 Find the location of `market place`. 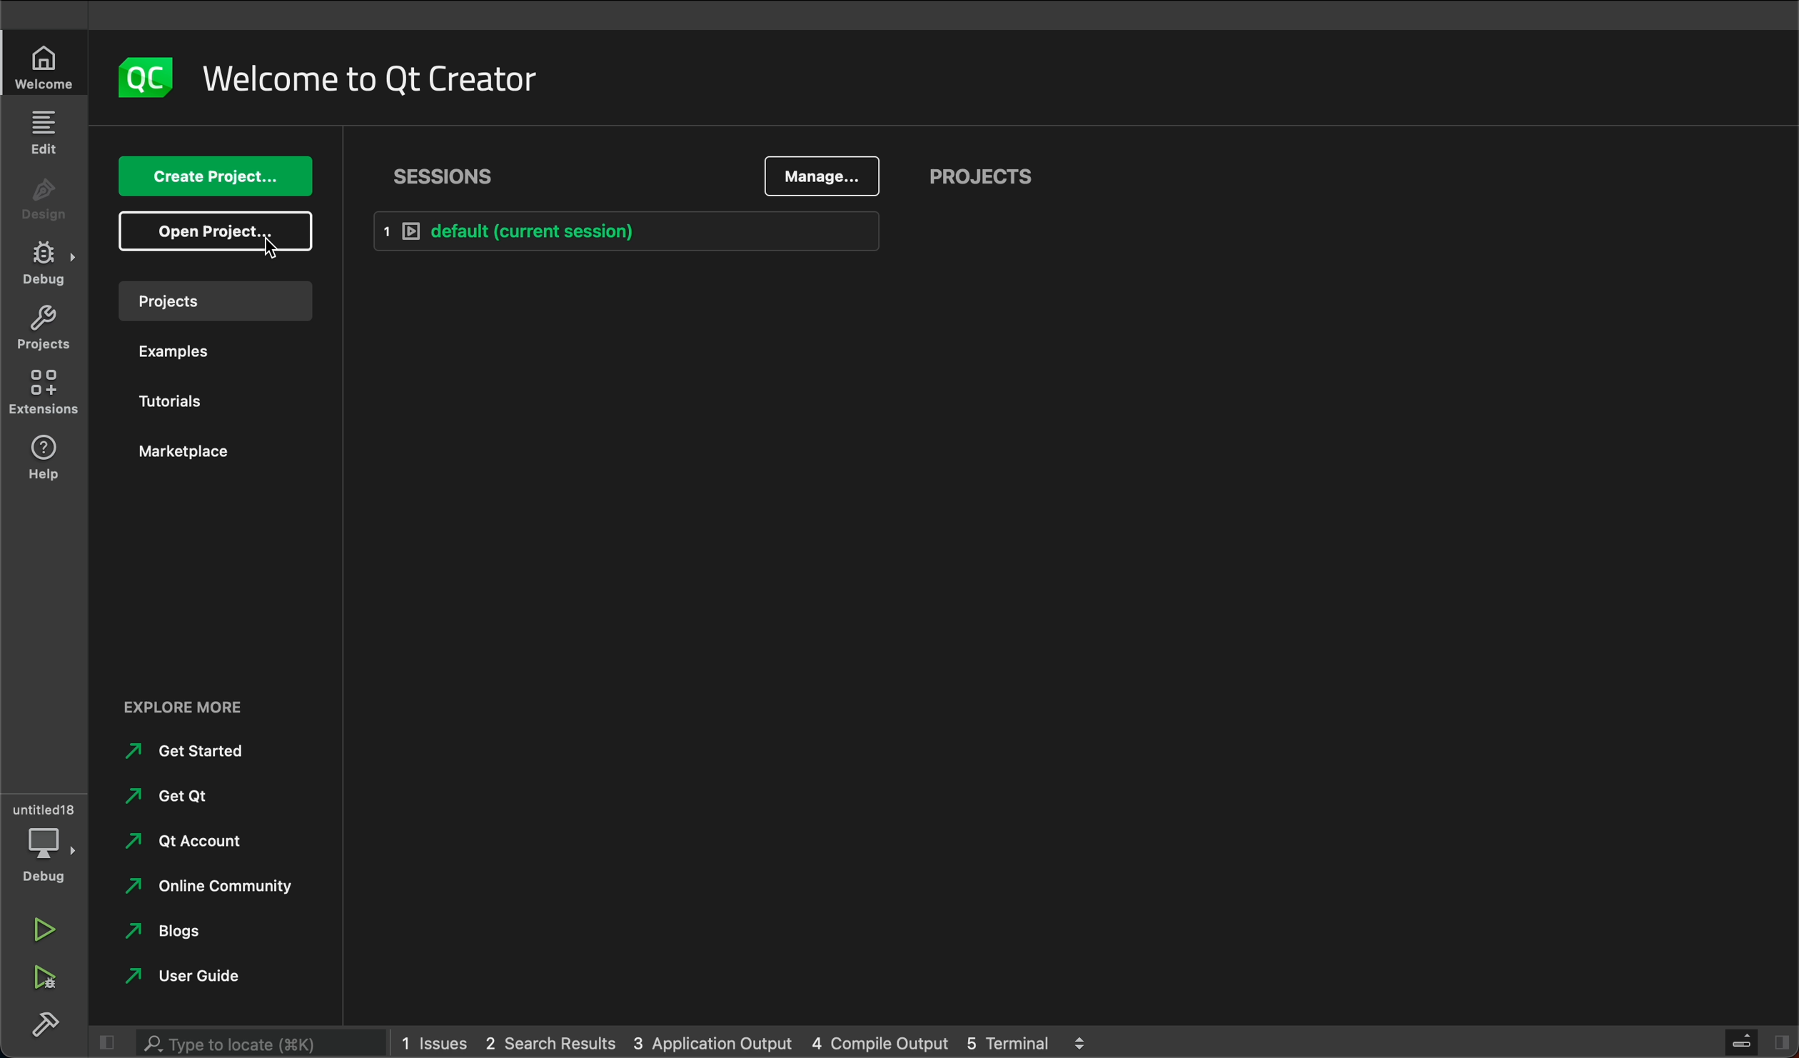

market place is located at coordinates (185, 450).